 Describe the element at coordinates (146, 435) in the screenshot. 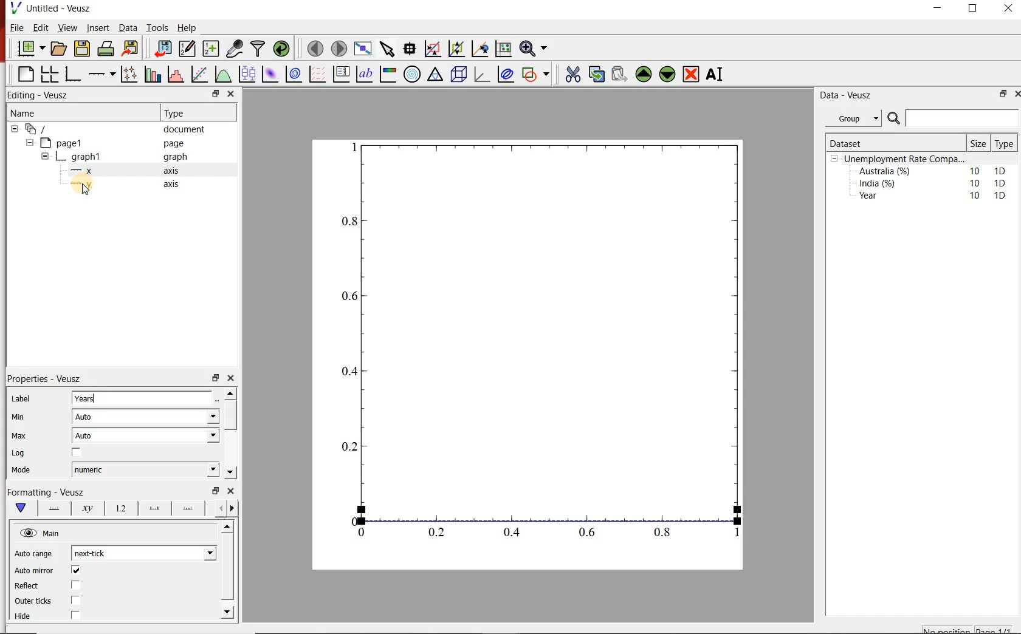

I see `Auto` at that location.